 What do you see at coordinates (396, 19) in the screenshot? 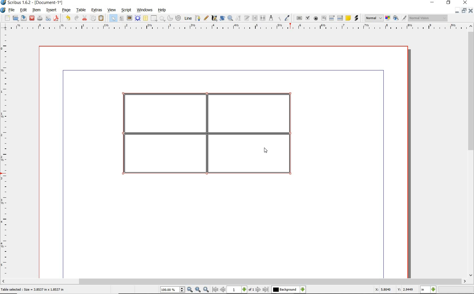
I see `preview mode` at bounding box center [396, 19].